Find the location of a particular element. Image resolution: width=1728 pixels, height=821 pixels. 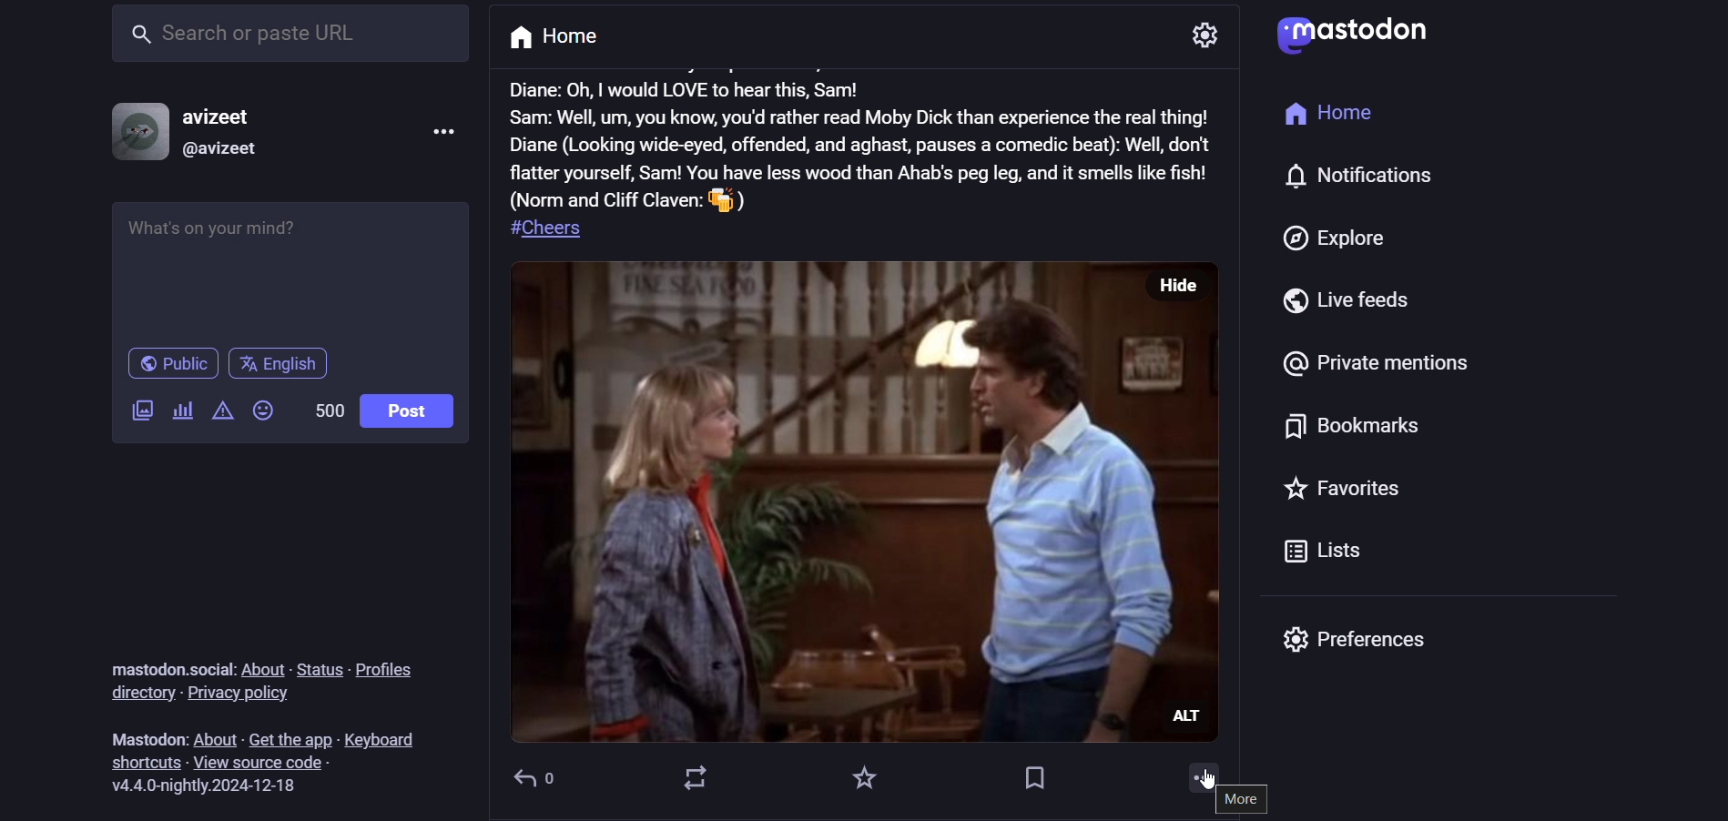

mastodon.social is located at coordinates (164, 662).